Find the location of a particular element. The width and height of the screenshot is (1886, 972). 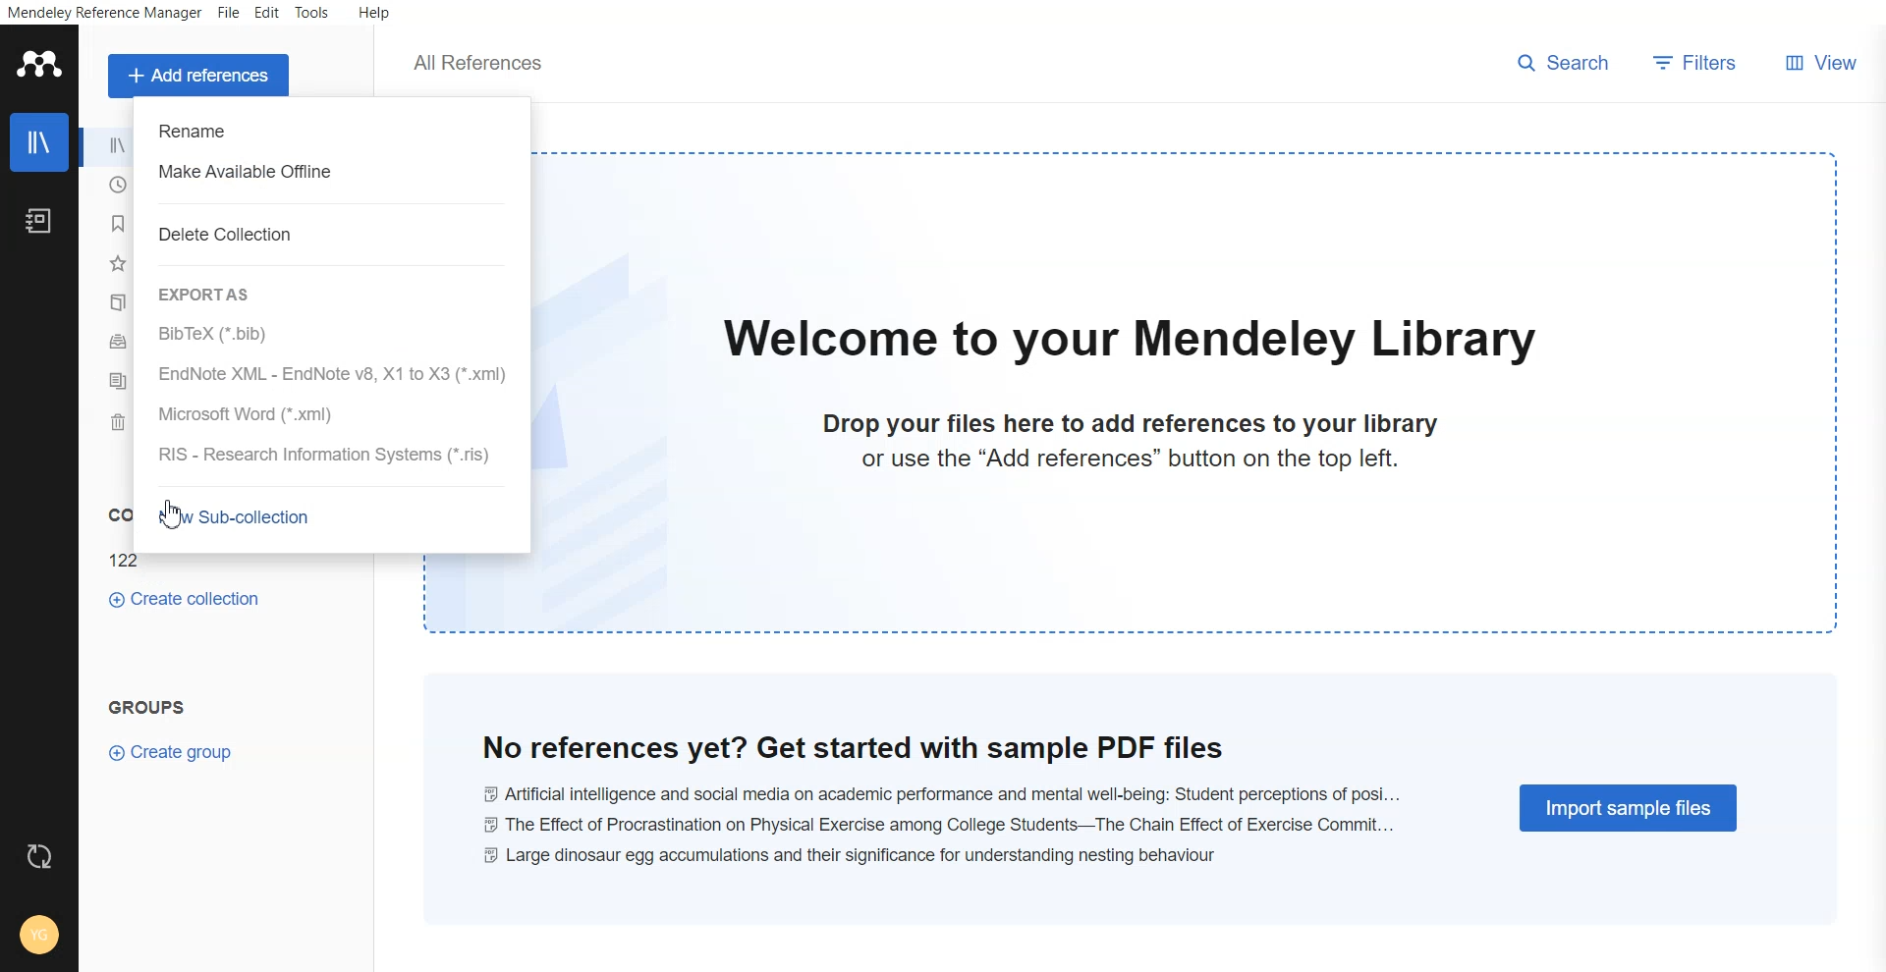

Add a references is located at coordinates (196, 77).